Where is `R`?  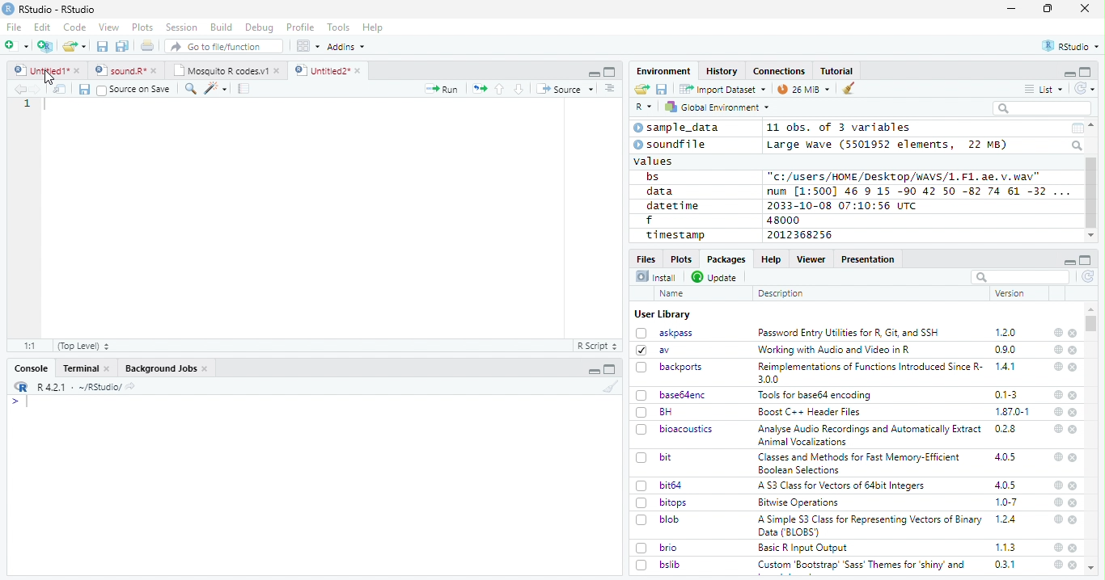 R is located at coordinates (644, 107).